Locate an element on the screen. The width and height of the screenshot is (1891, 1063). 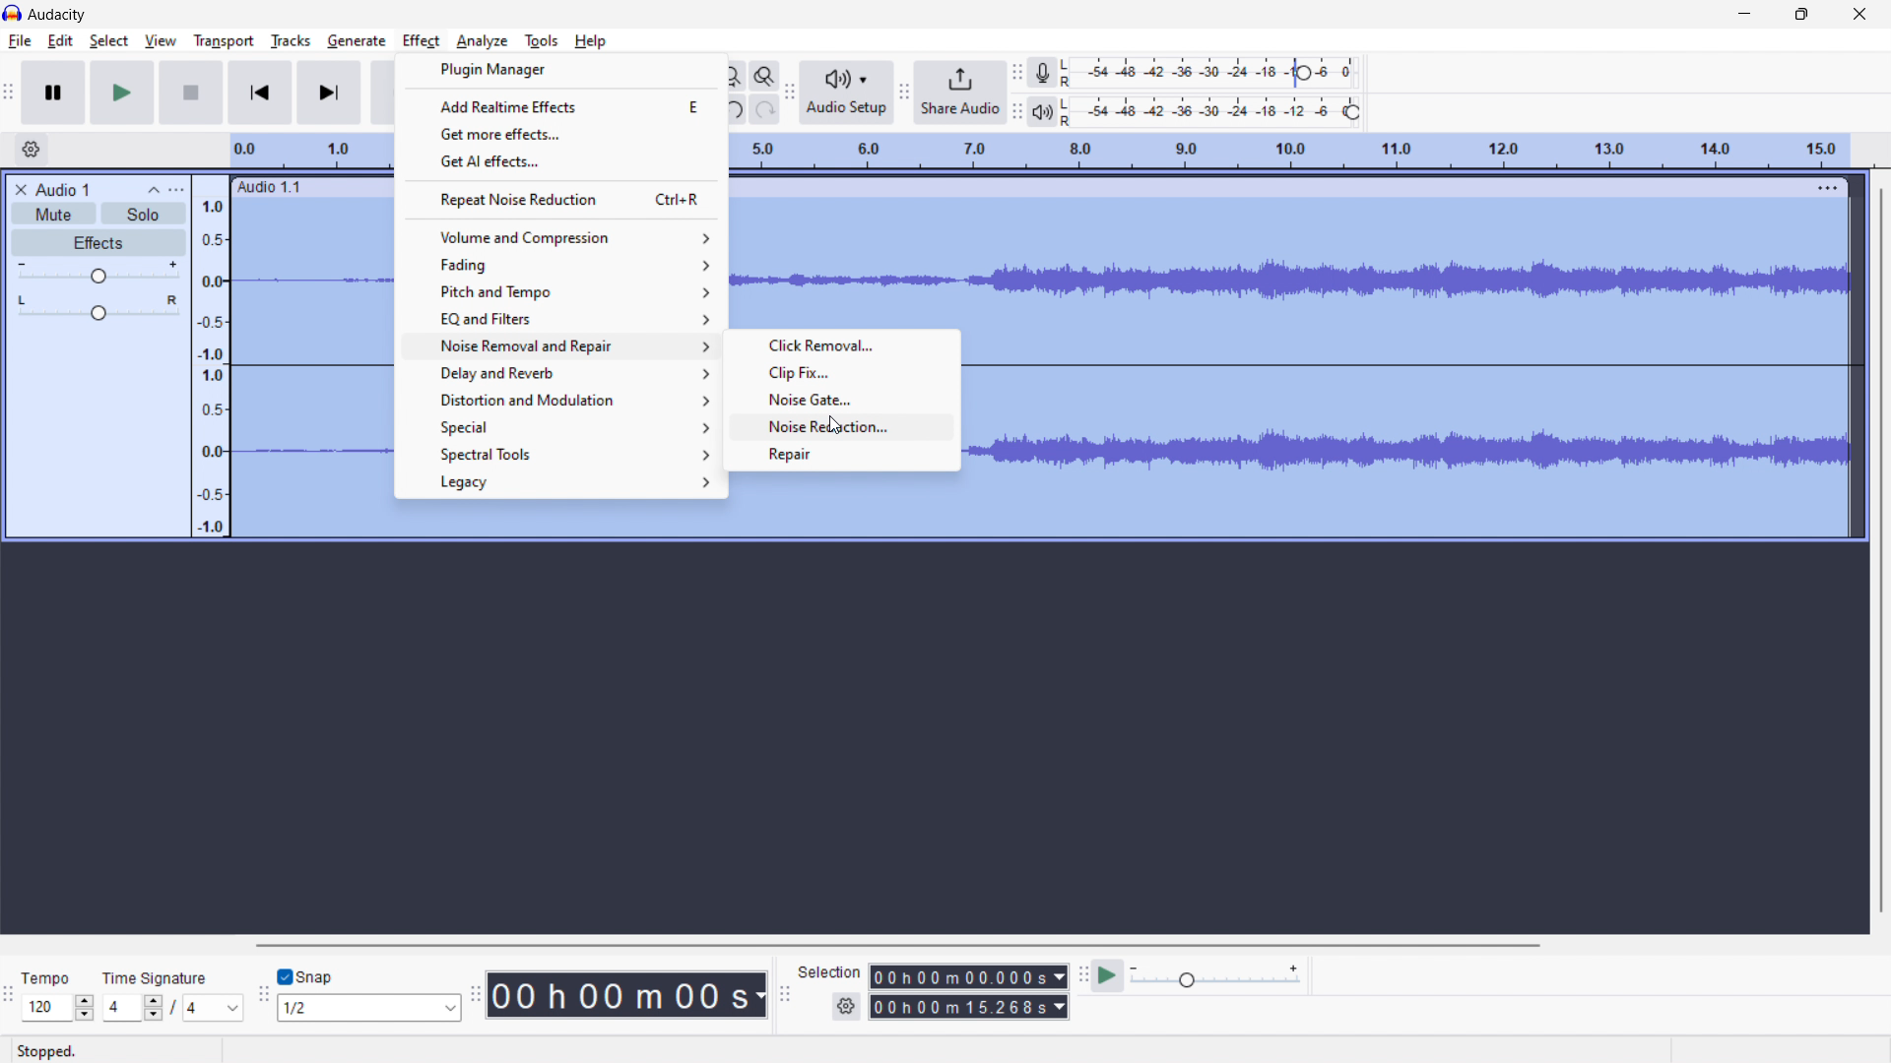
skip to start is located at coordinates (259, 93).